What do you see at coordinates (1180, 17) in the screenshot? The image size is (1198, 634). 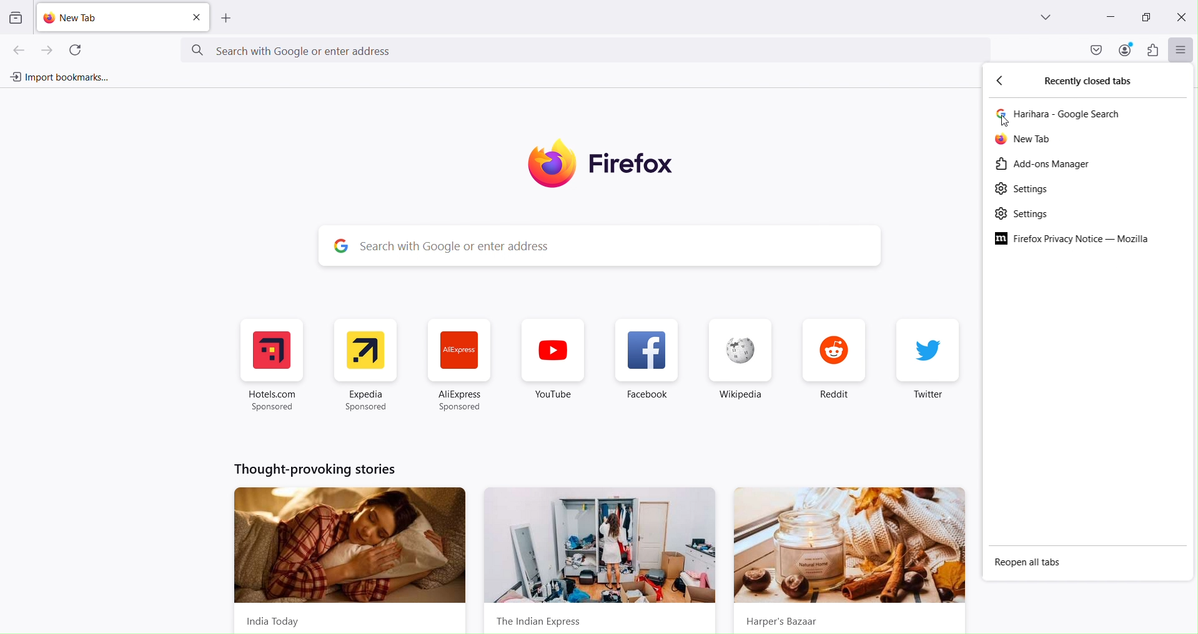 I see `Close` at bounding box center [1180, 17].